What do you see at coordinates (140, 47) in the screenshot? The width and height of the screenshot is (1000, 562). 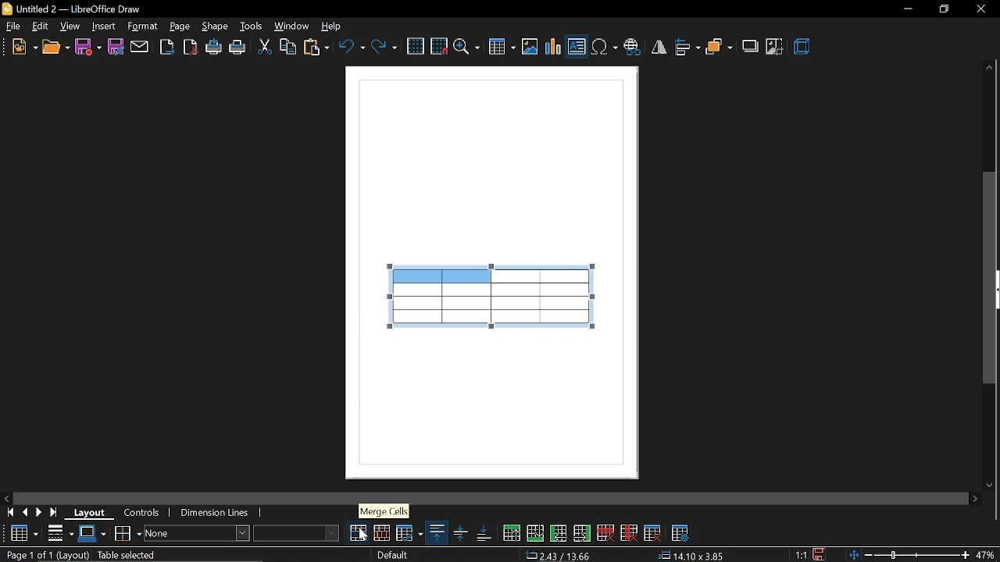 I see `attach` at bounding box center [140, 47].